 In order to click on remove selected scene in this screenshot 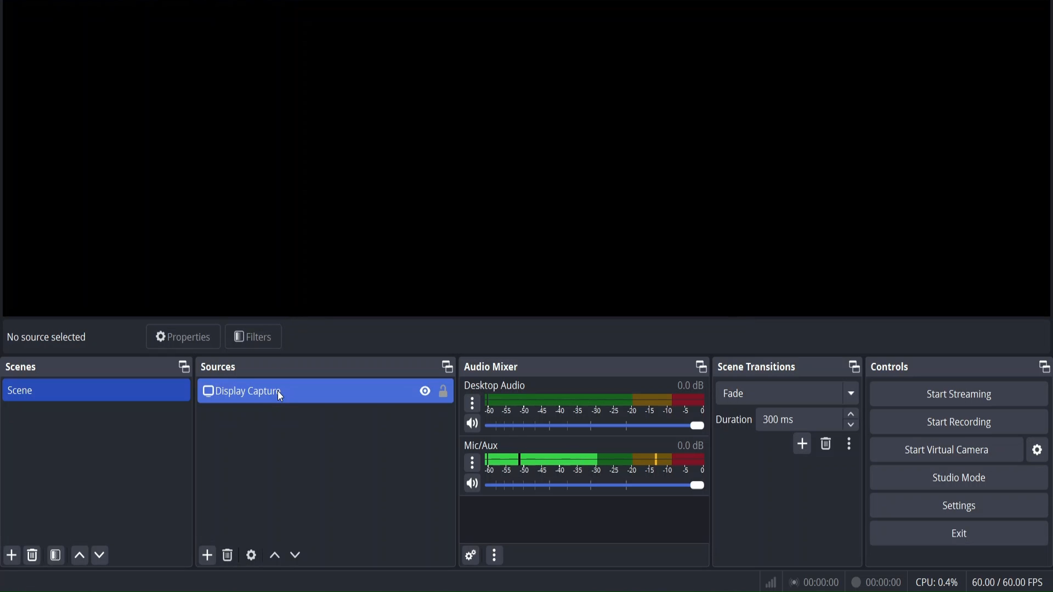, I will do `click(33, 555)`.